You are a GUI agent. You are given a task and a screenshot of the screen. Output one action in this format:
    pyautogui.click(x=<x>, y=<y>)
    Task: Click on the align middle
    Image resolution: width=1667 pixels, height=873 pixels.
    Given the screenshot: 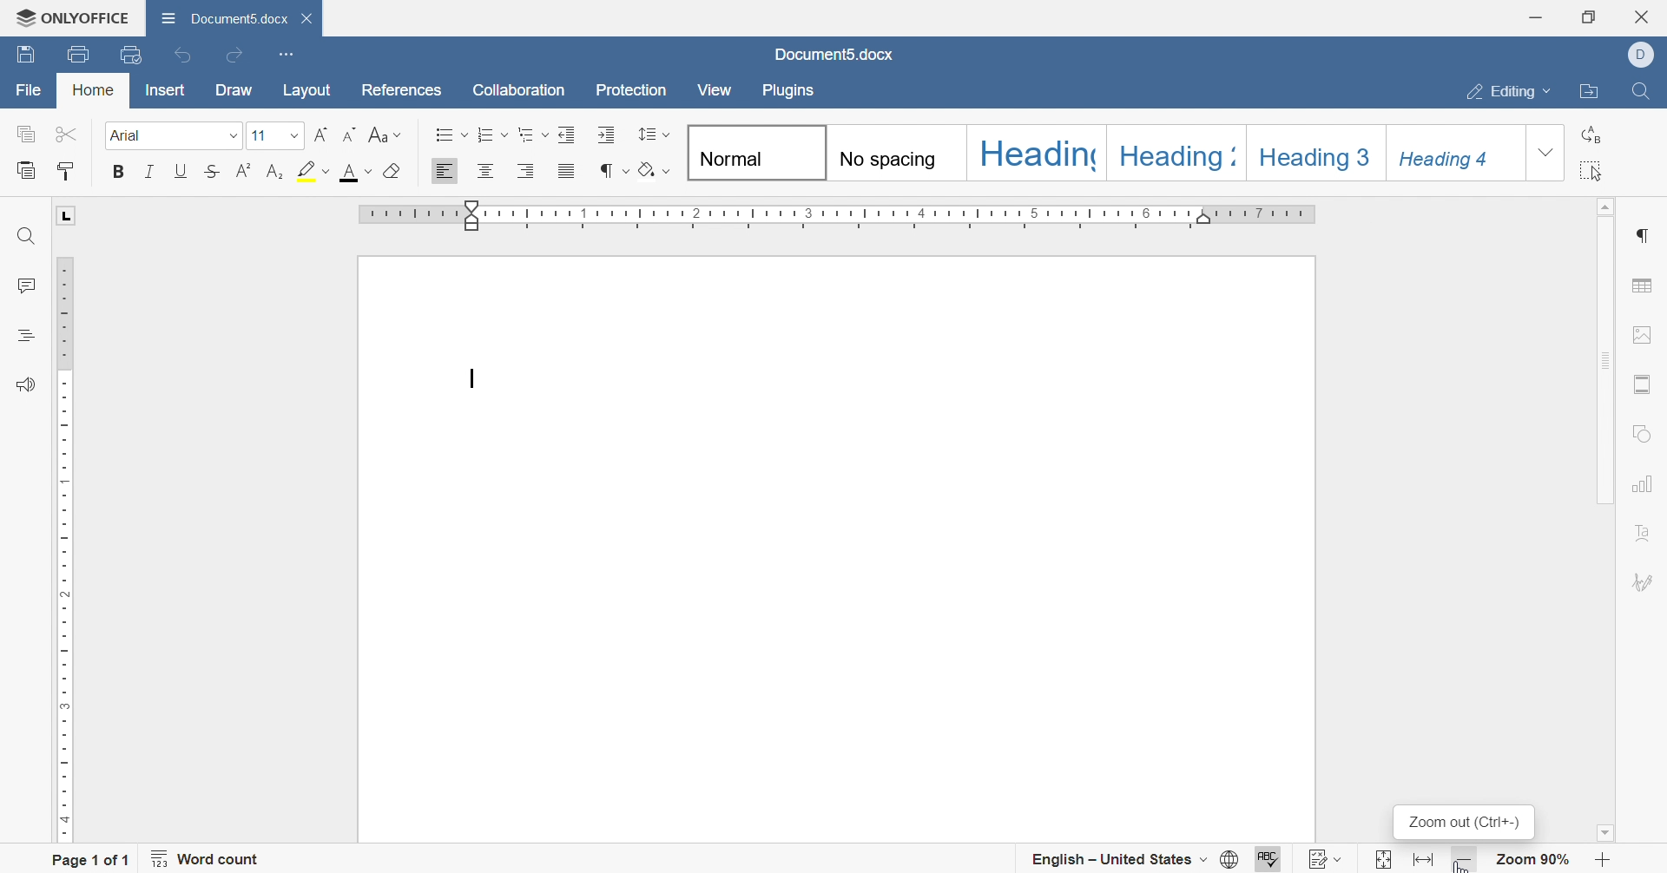 What is the action you would take?
    pyautogui.click(x=487, y=169)
    